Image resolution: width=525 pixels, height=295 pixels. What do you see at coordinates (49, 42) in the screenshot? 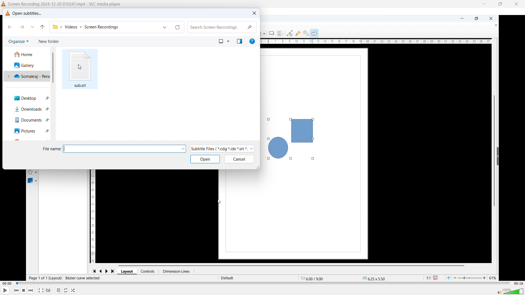
I see `New folder ` at bounding box center [49, 42].